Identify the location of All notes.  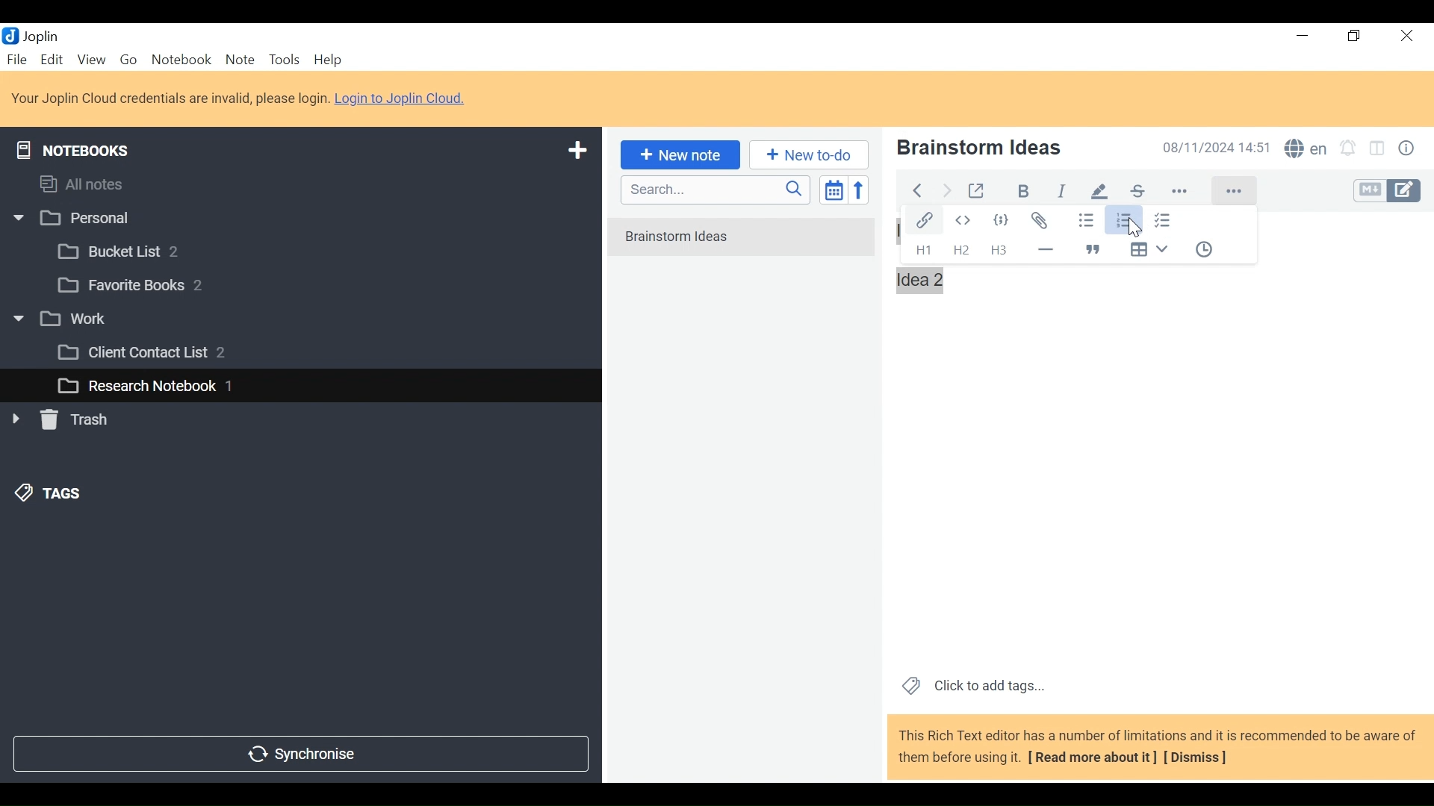
(96, 181).